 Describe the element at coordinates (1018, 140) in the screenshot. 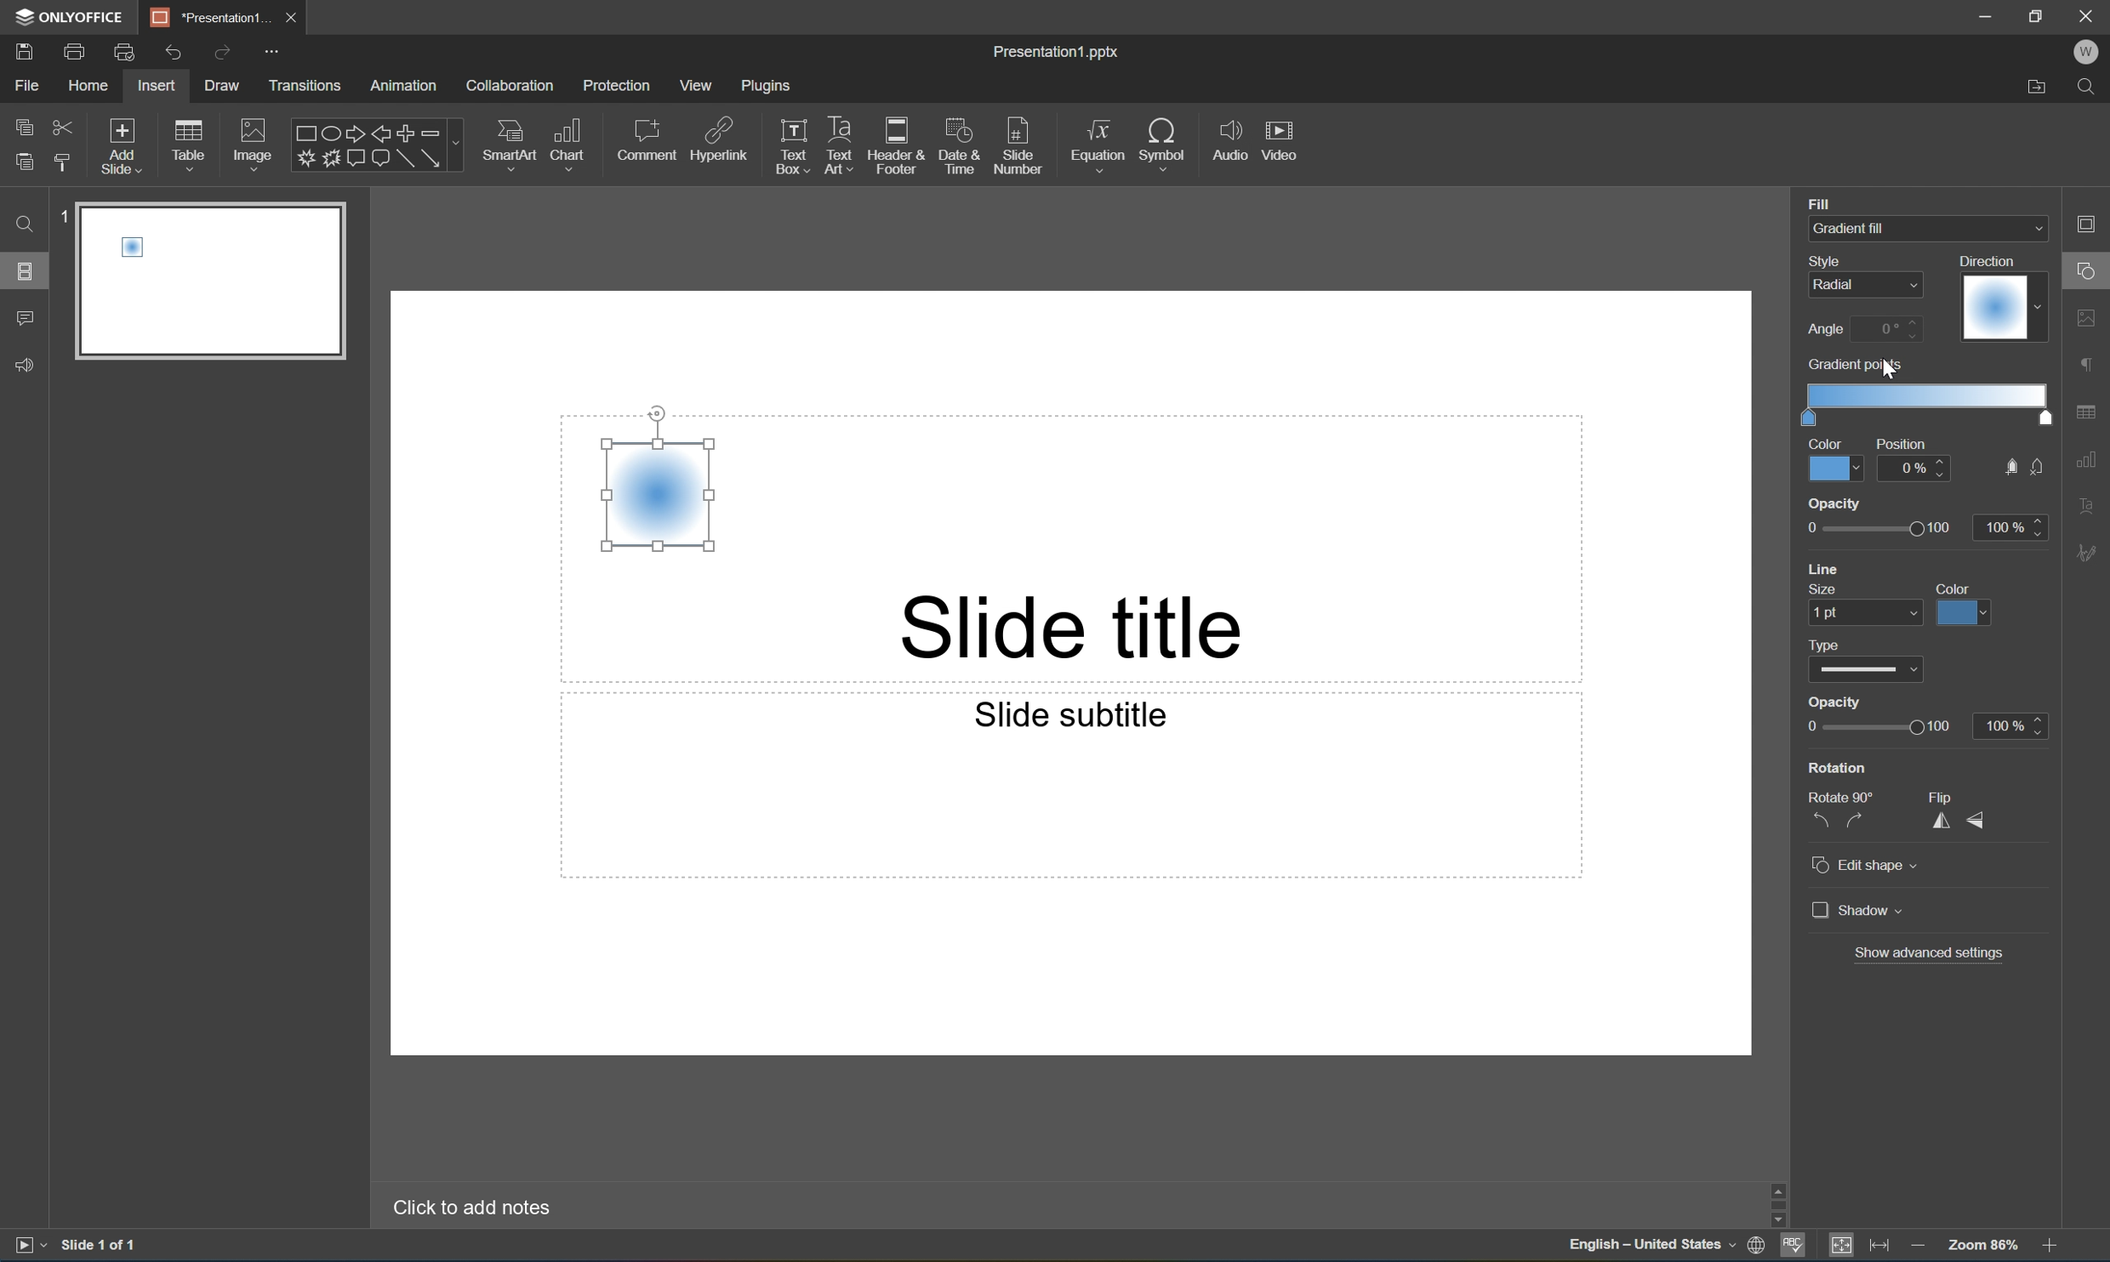

I see `Slide number` at that location.